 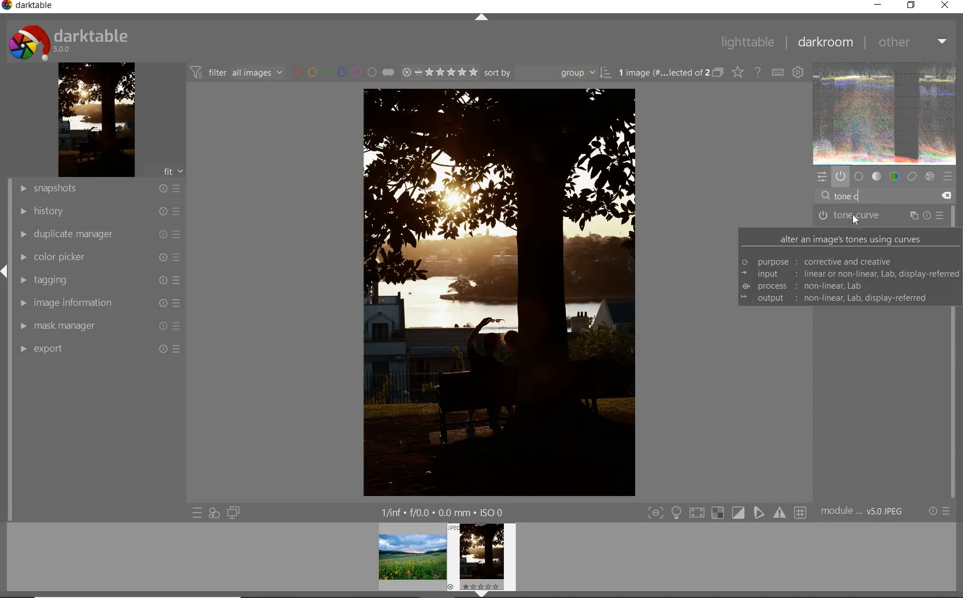 I want to click on cursor, so click(x=835, y=196).